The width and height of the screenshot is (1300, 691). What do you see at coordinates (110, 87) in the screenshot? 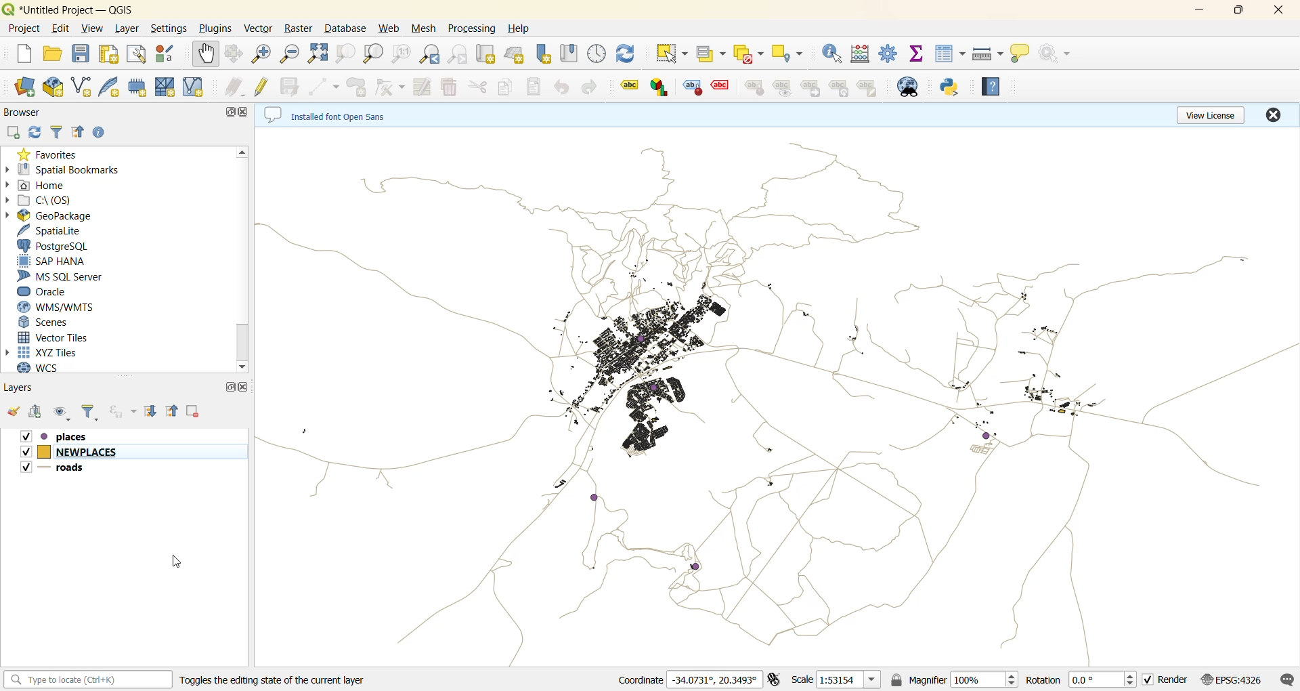
I see `new spatialite layer` at bounding box center [110, 87].